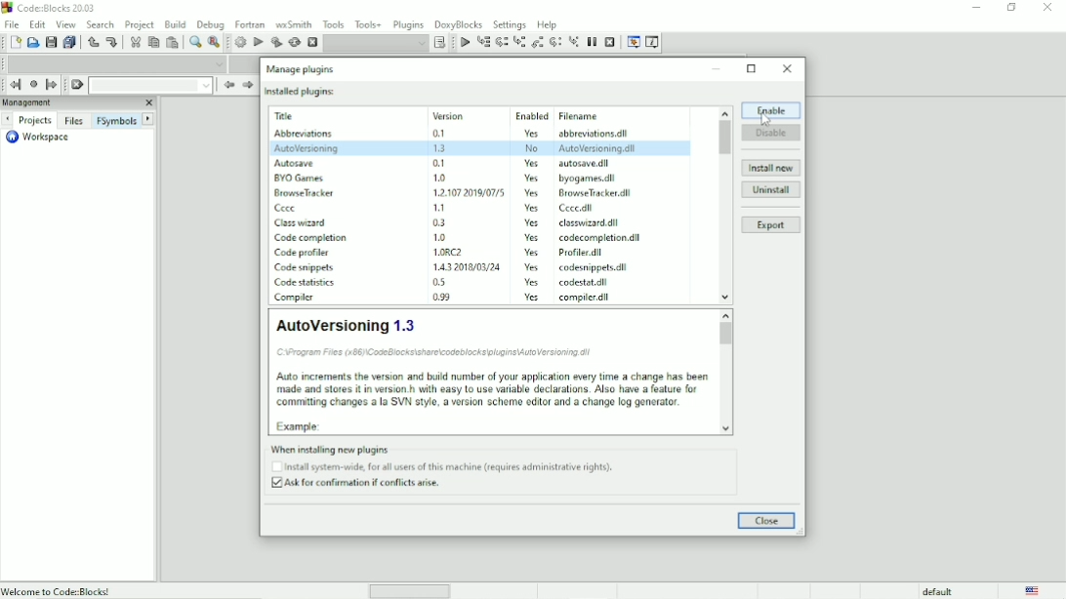 The height and width of the screenshot is (599, 1066). I want to click on yes, so click(531, 178).